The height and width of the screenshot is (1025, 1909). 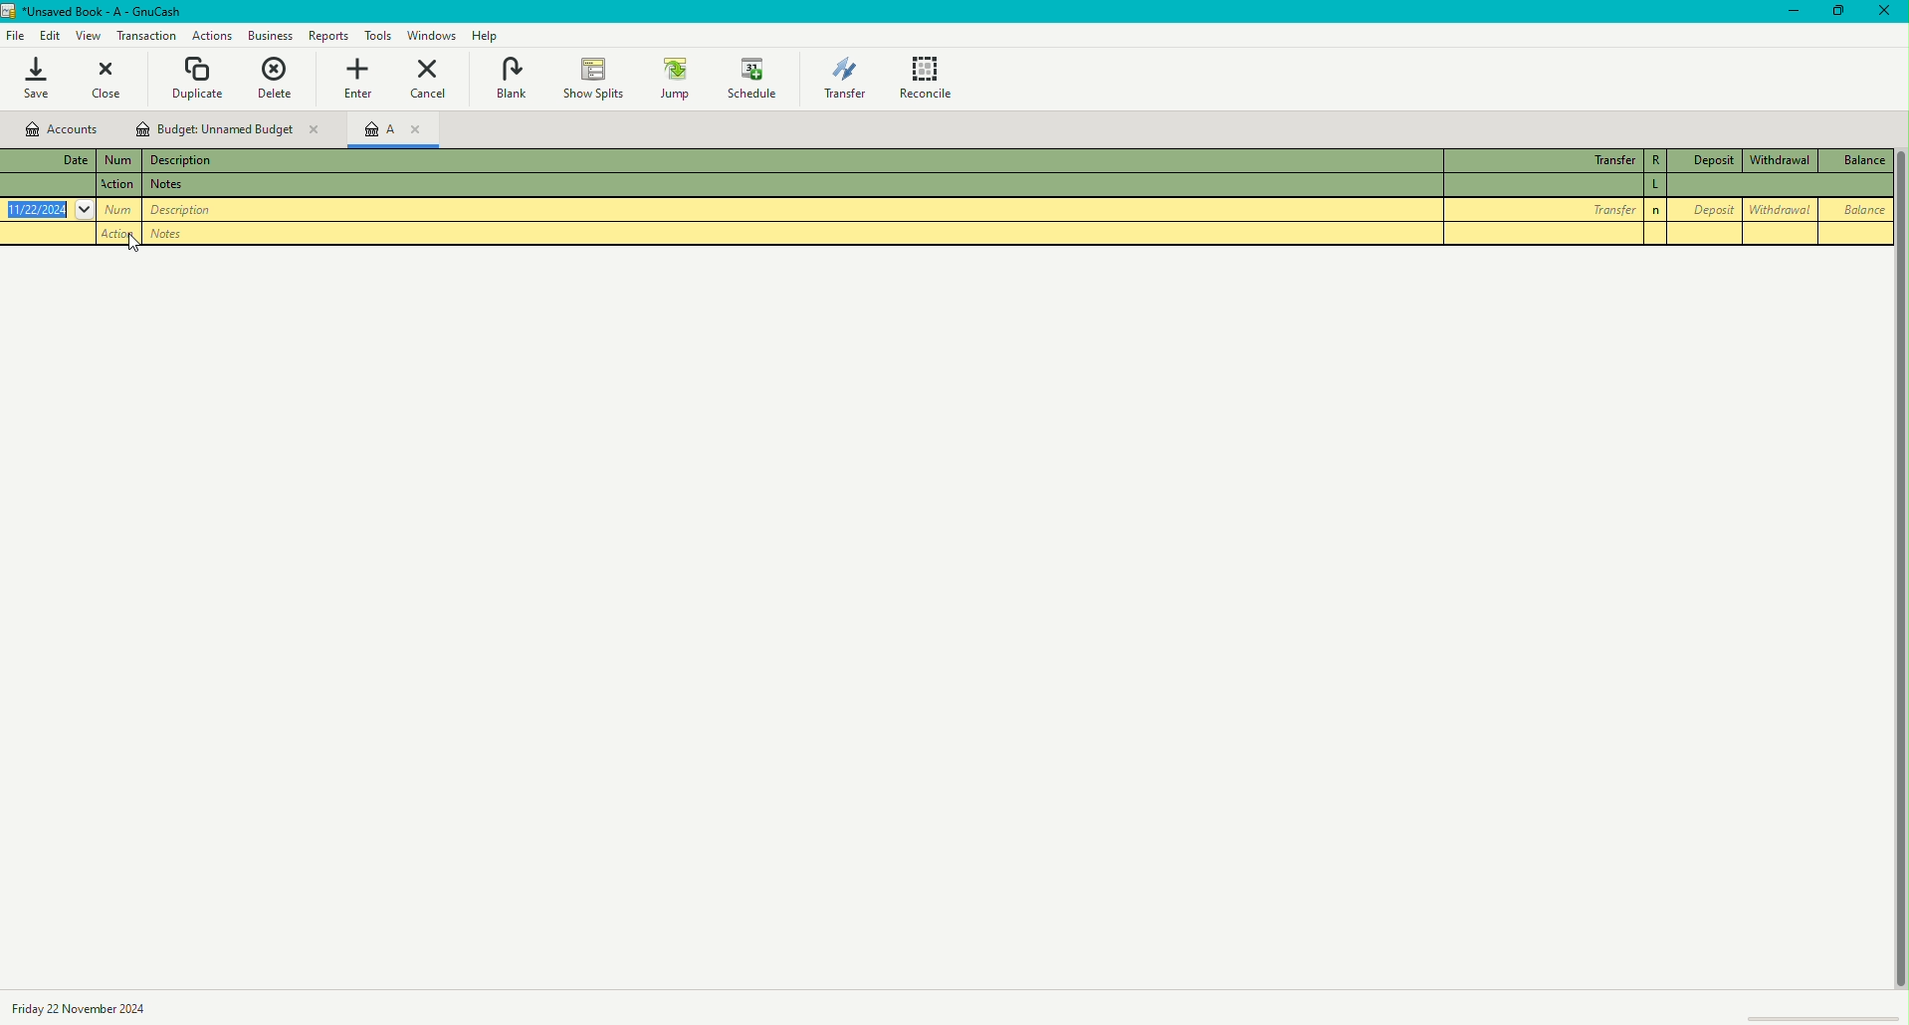 What do you see at coordinates (47, 209) in the screenshot?
I see `Date` at bounding box center [47, 209].